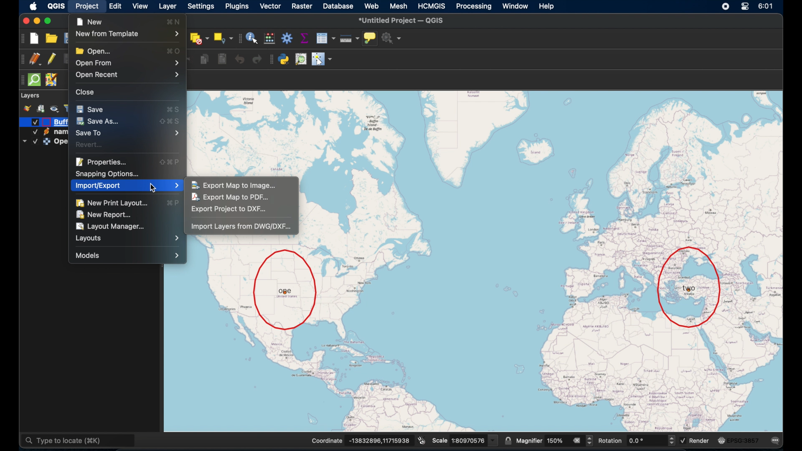  What do you see at coordinates (232, 210) in the screenshot?
I see `export project to dxf` at bounding box center [232, 210].